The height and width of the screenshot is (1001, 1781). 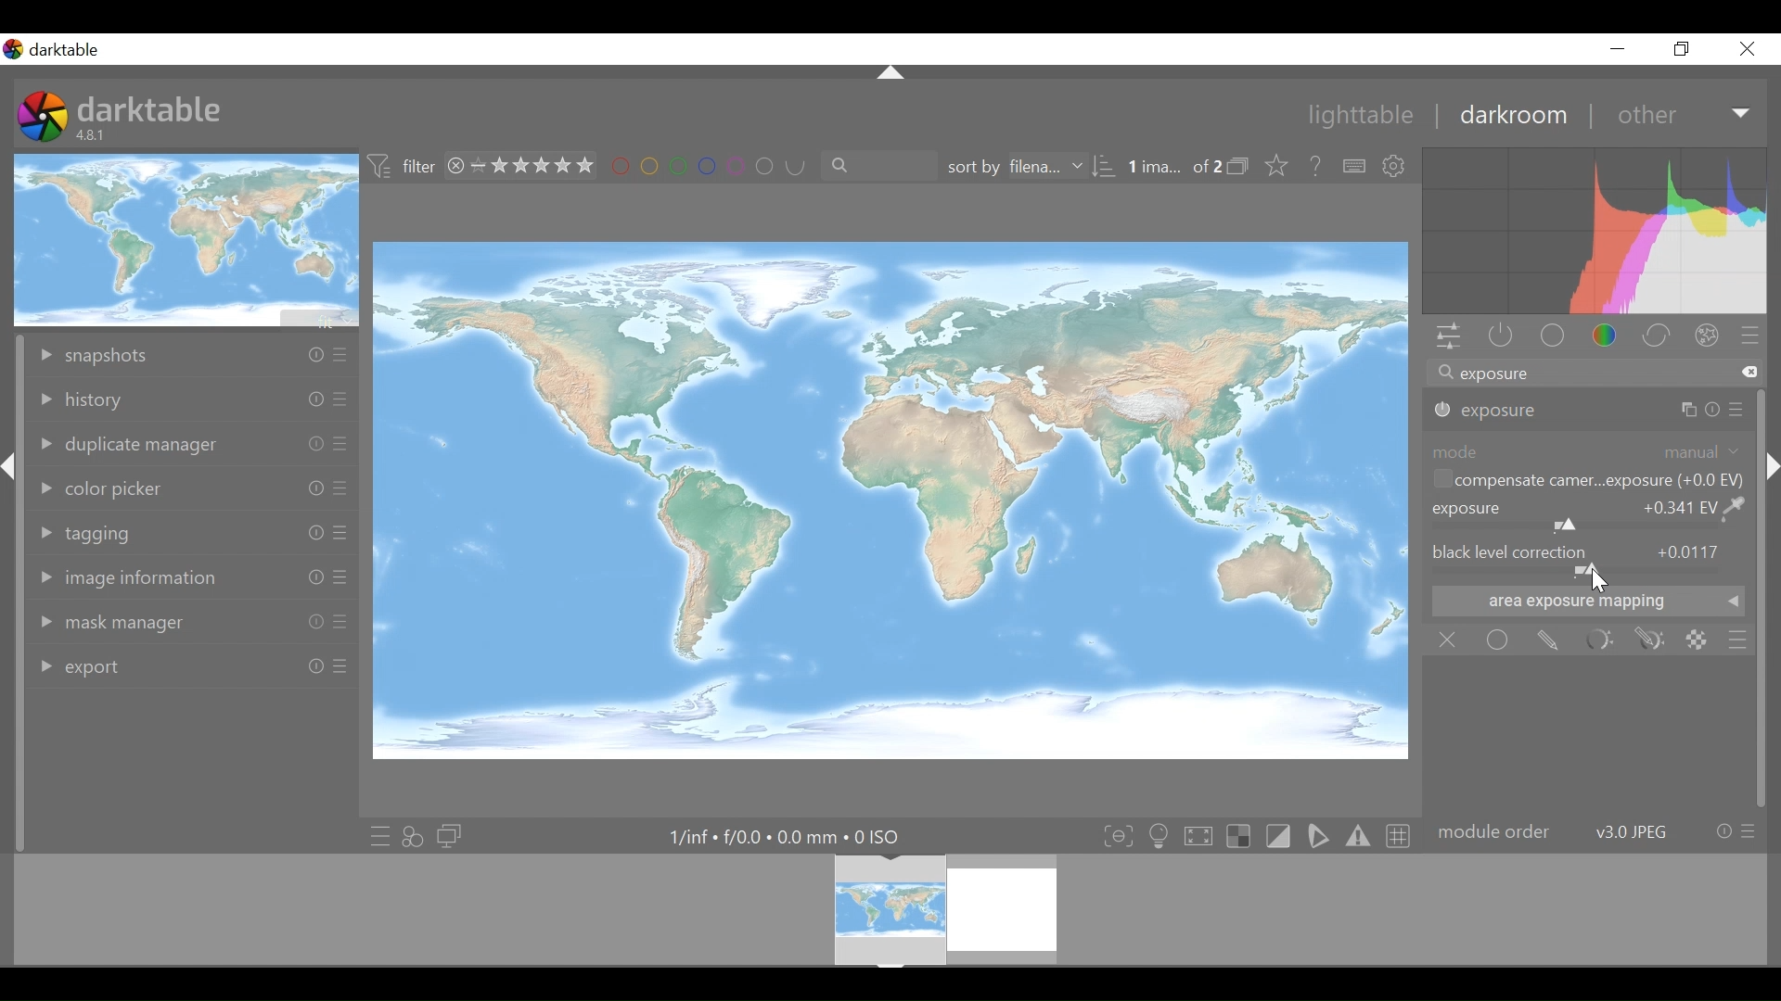 I want to click on Restore, so click(x=1687, y=48).